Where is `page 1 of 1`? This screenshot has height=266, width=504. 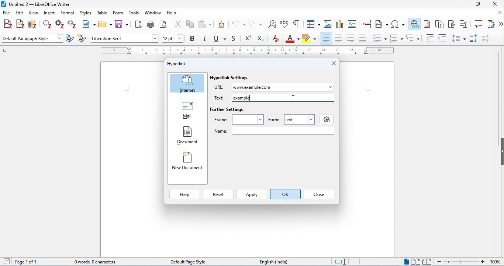
page 1 of 1 is located at coordinates (27, 262).